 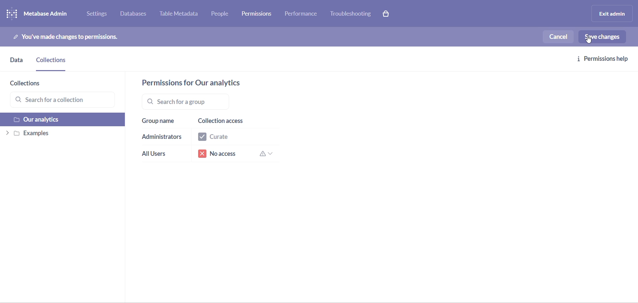 I want to click on search bar, so click(x=63, y=100).